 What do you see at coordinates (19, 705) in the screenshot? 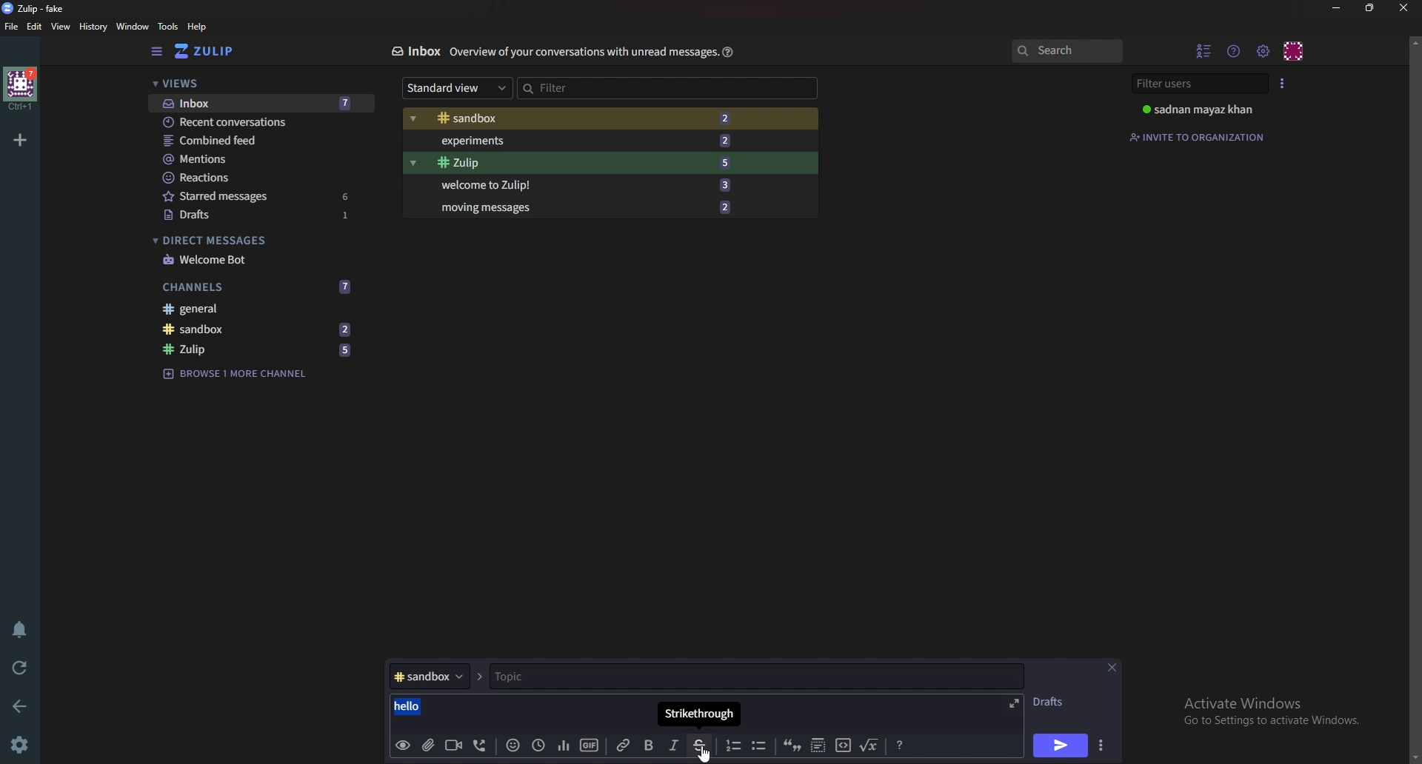
I see `back` at bounding box center [19, 705].